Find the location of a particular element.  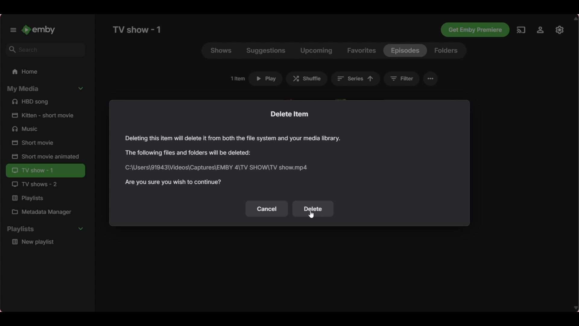

Go to home is located at coordinates (39, 30).